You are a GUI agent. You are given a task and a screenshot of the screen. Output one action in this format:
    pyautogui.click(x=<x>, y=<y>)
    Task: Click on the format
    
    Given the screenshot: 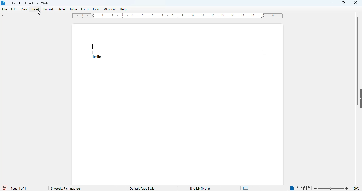 What is the action you would take?
    pyautogui.click(x=49, y=9)
    